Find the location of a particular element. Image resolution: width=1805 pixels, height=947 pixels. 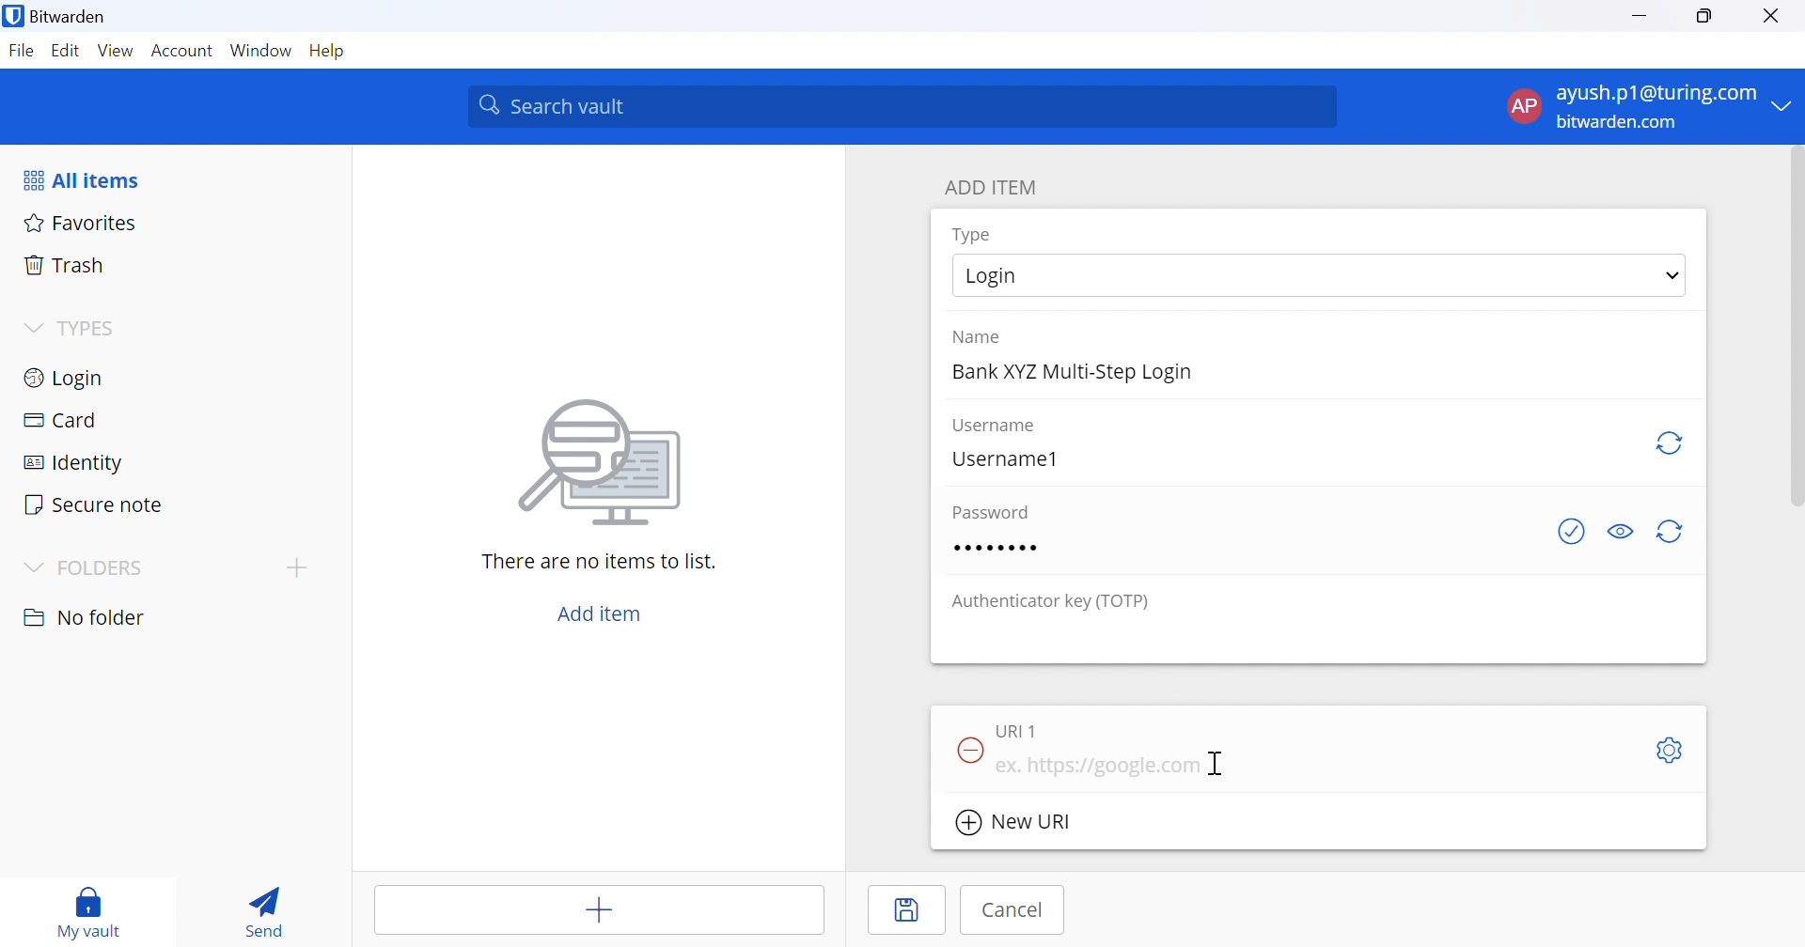

Minimize is located at coordinates (1639, 18).